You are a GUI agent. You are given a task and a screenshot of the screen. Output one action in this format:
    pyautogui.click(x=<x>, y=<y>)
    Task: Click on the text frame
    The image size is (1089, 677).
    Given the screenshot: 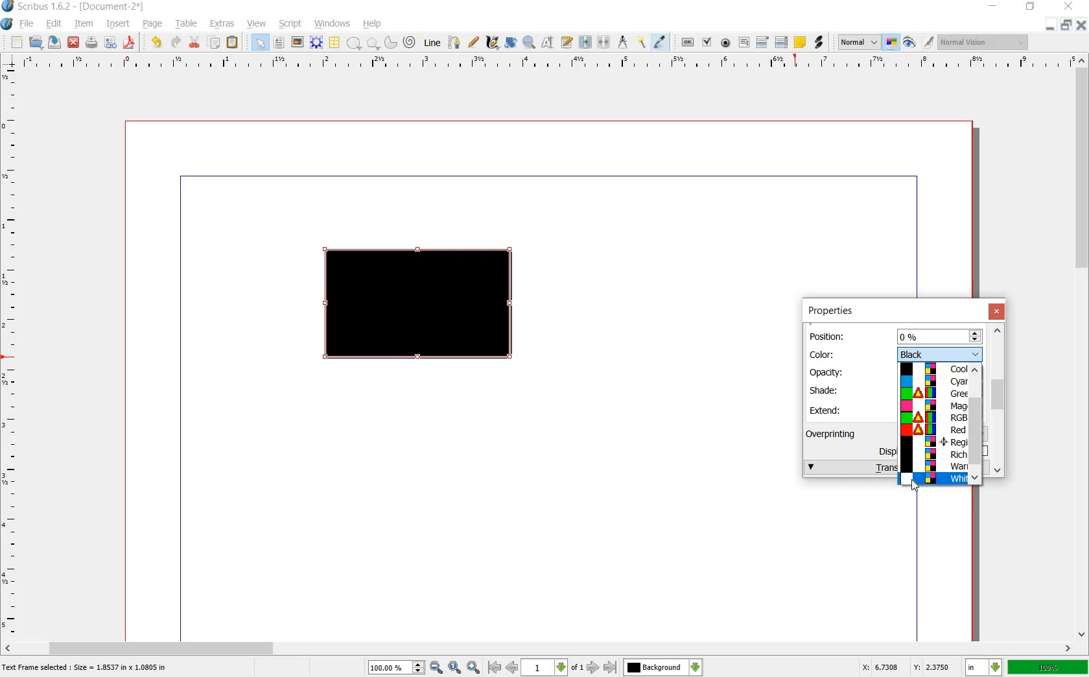 What is the action you would take?
    pyautogui.click(x=278, y=43)
    